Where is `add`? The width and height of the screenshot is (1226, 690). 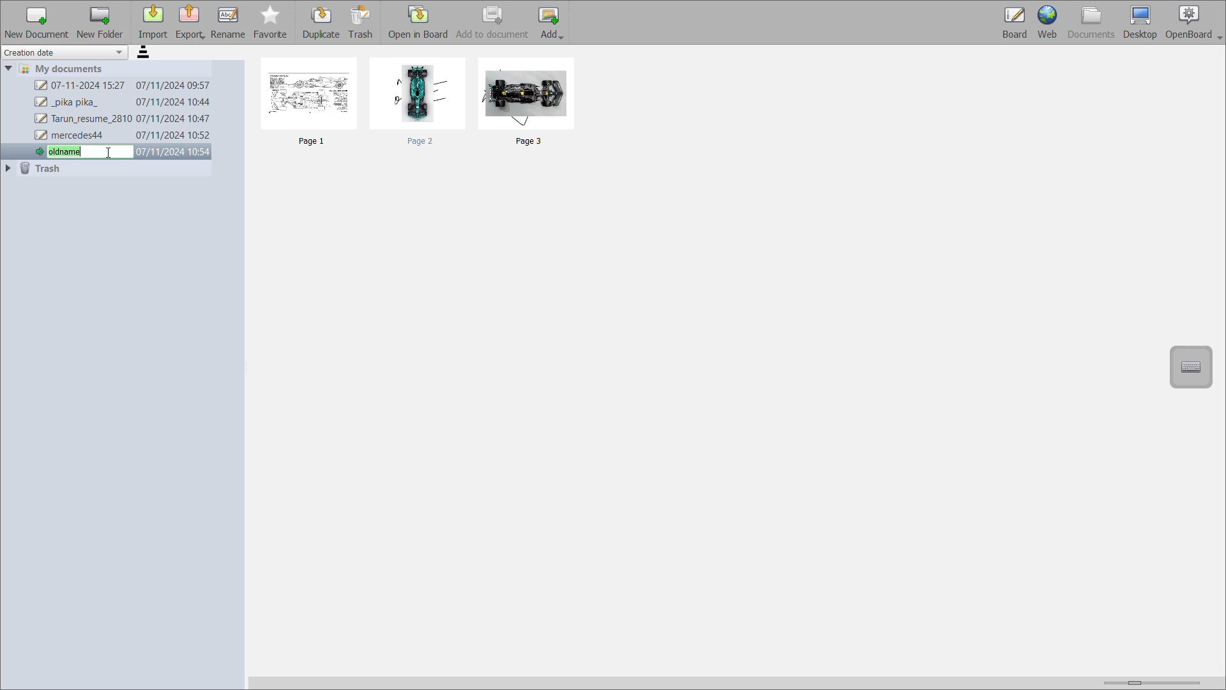
add is located at coordinates (552, 23).